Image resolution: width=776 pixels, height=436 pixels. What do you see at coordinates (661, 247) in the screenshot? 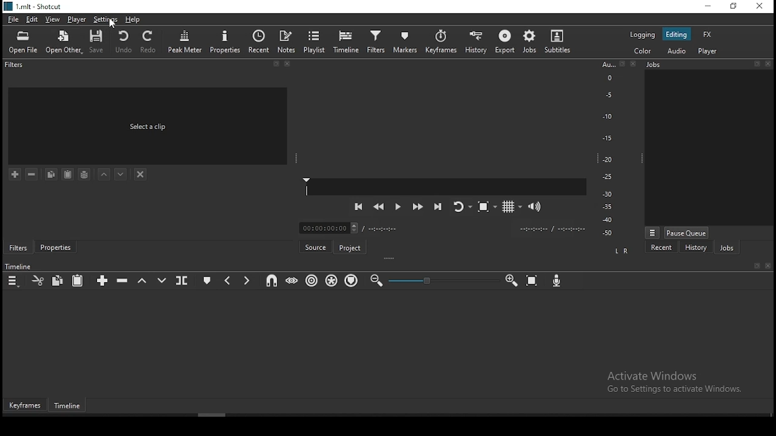
I see `recent` at bounding box center [661, 247].